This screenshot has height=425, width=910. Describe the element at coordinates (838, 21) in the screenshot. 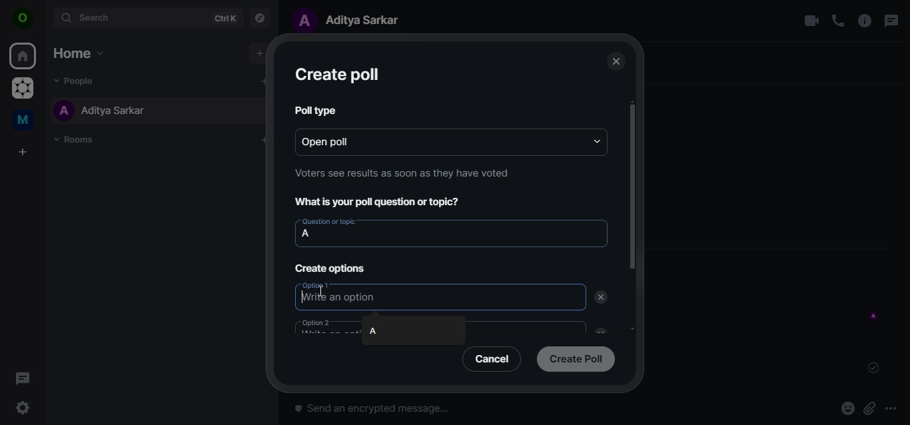

I see `voice call` at that location.